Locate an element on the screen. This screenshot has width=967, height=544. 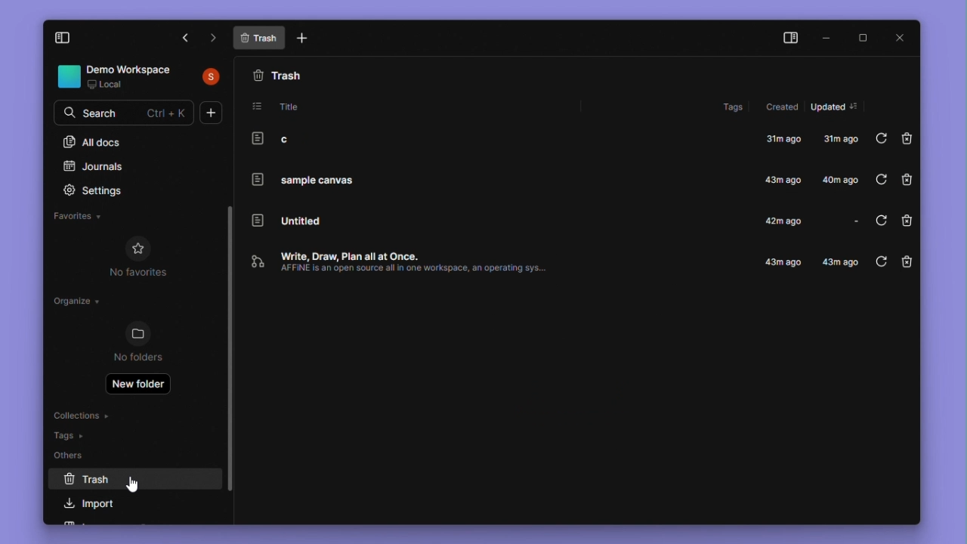
time created is located at coordinates (786, 139).